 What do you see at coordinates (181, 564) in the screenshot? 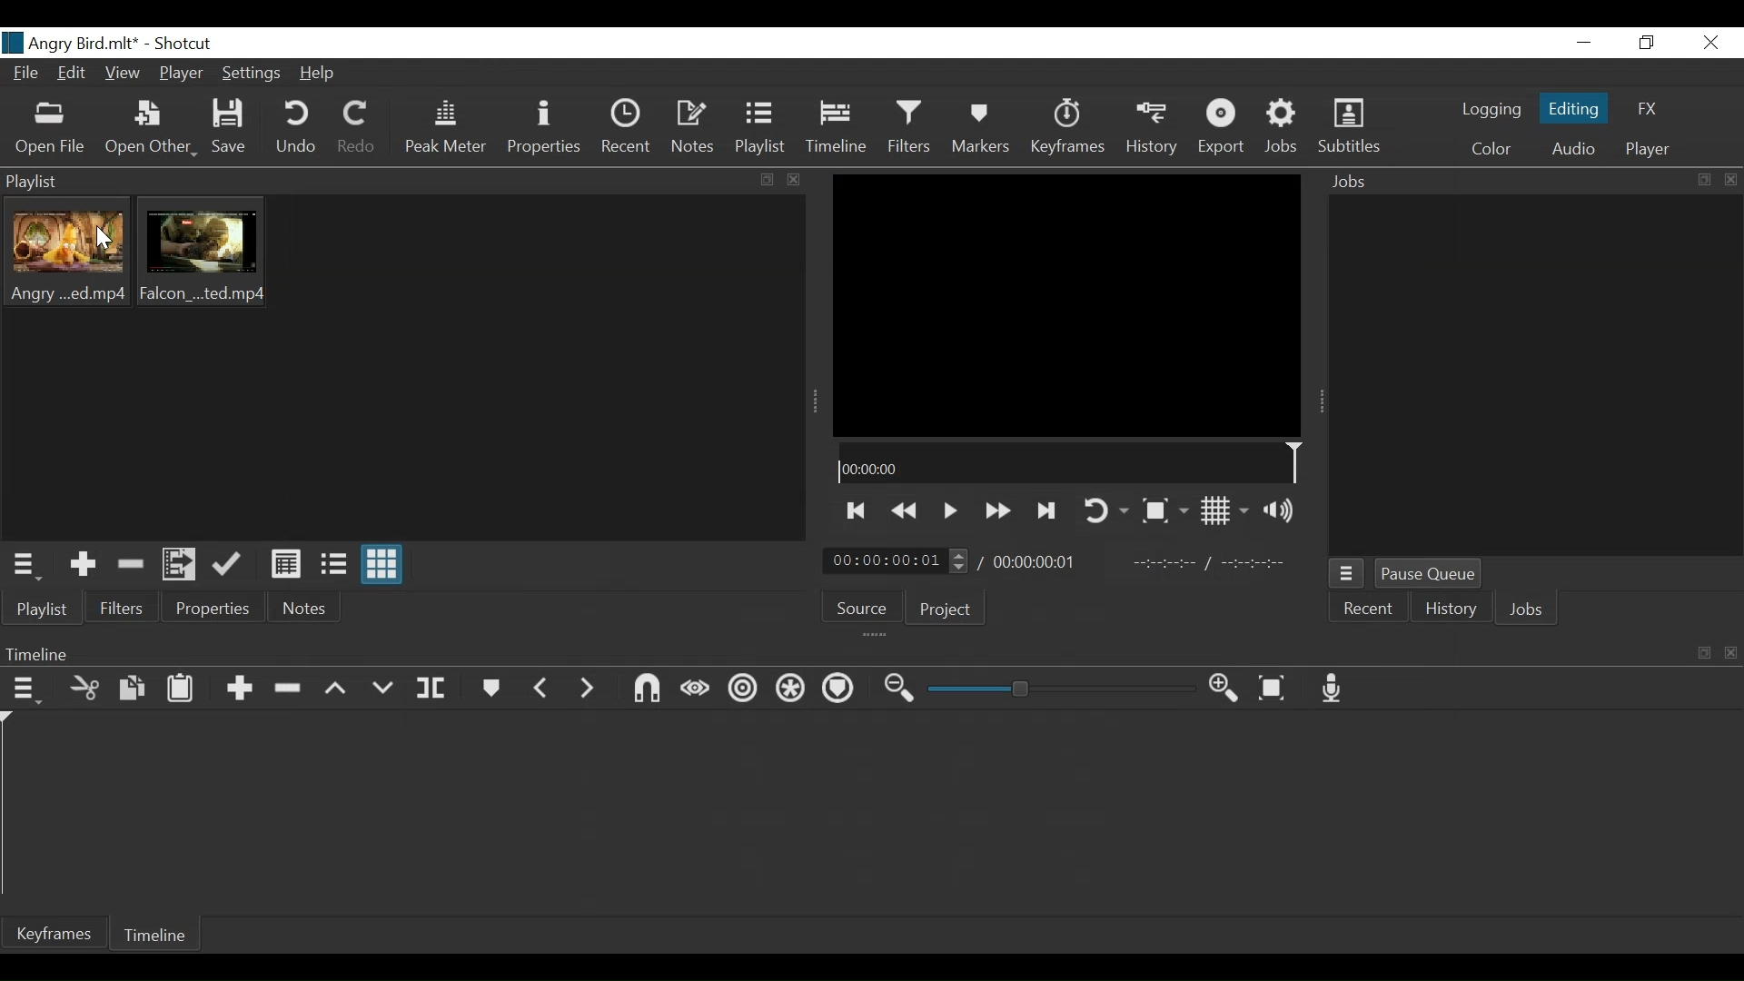
I see `Add files to the playlist` at bounding box center [181, 564].